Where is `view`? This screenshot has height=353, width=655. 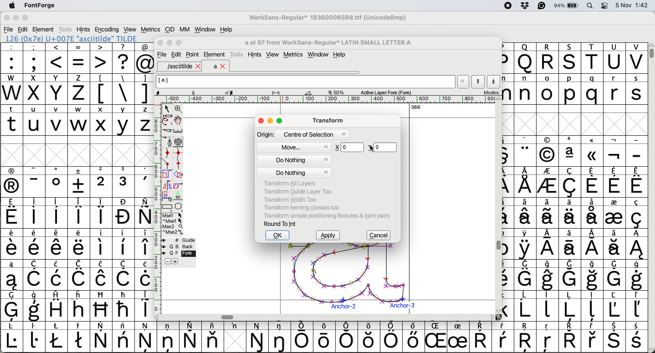
view is located at coordinates (129, 29).